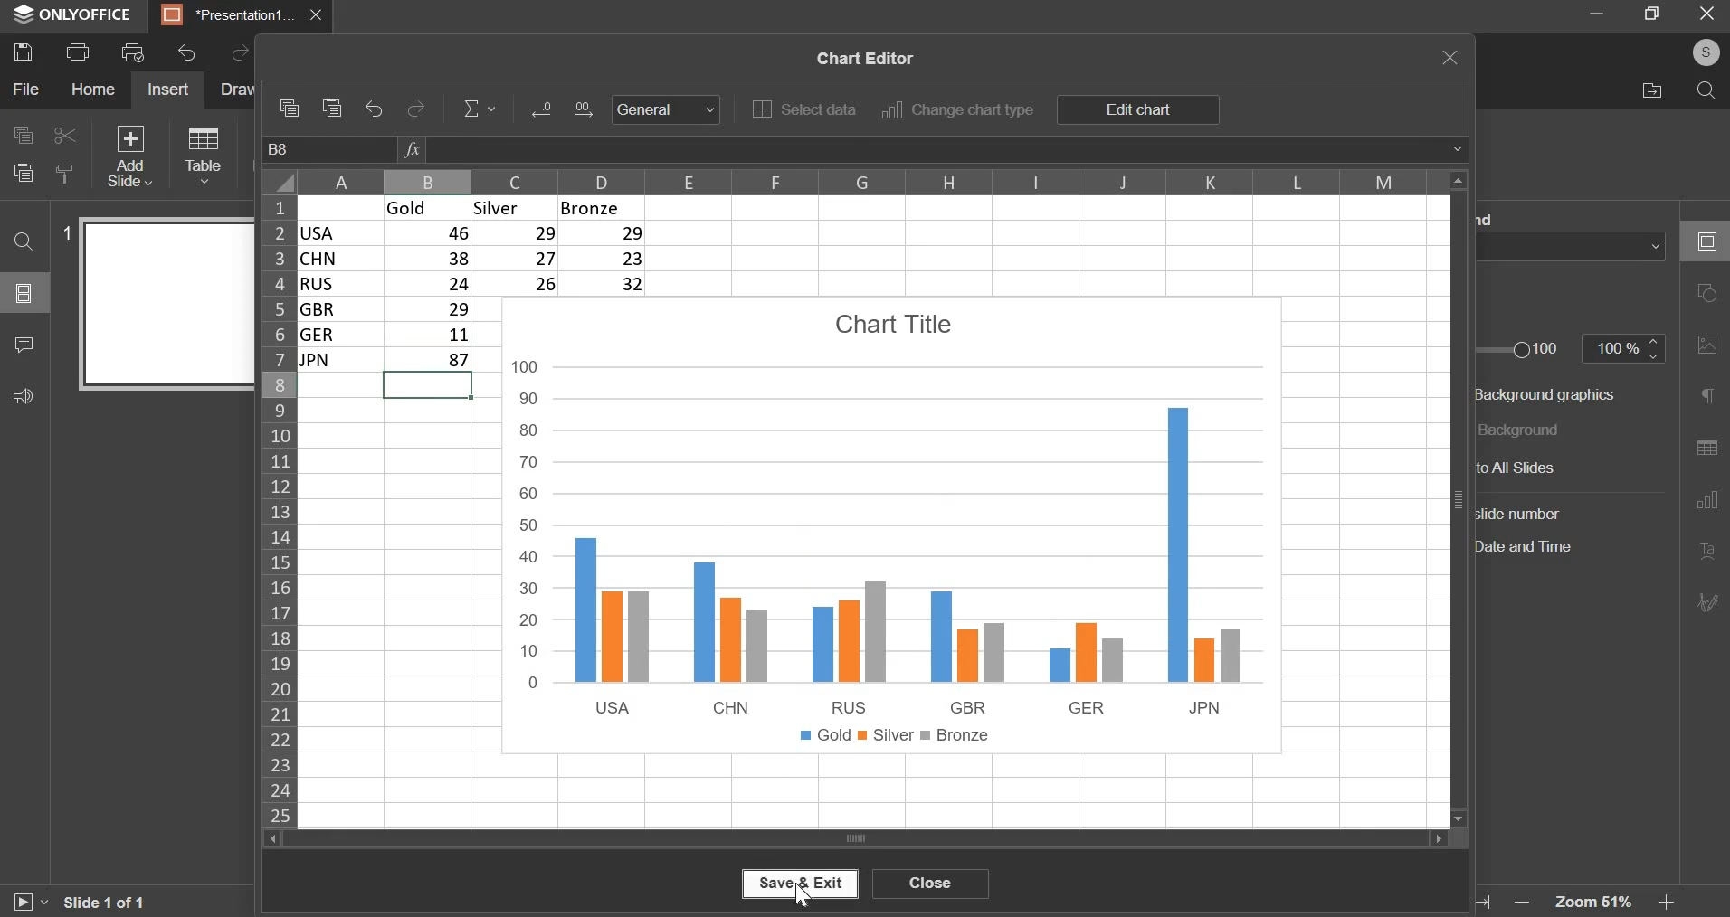 This screenshot has height=917, width=1730. What do you see at coordinates (74, 16) in the screenshot?
I see `window name` at bounding box center [74, 16].